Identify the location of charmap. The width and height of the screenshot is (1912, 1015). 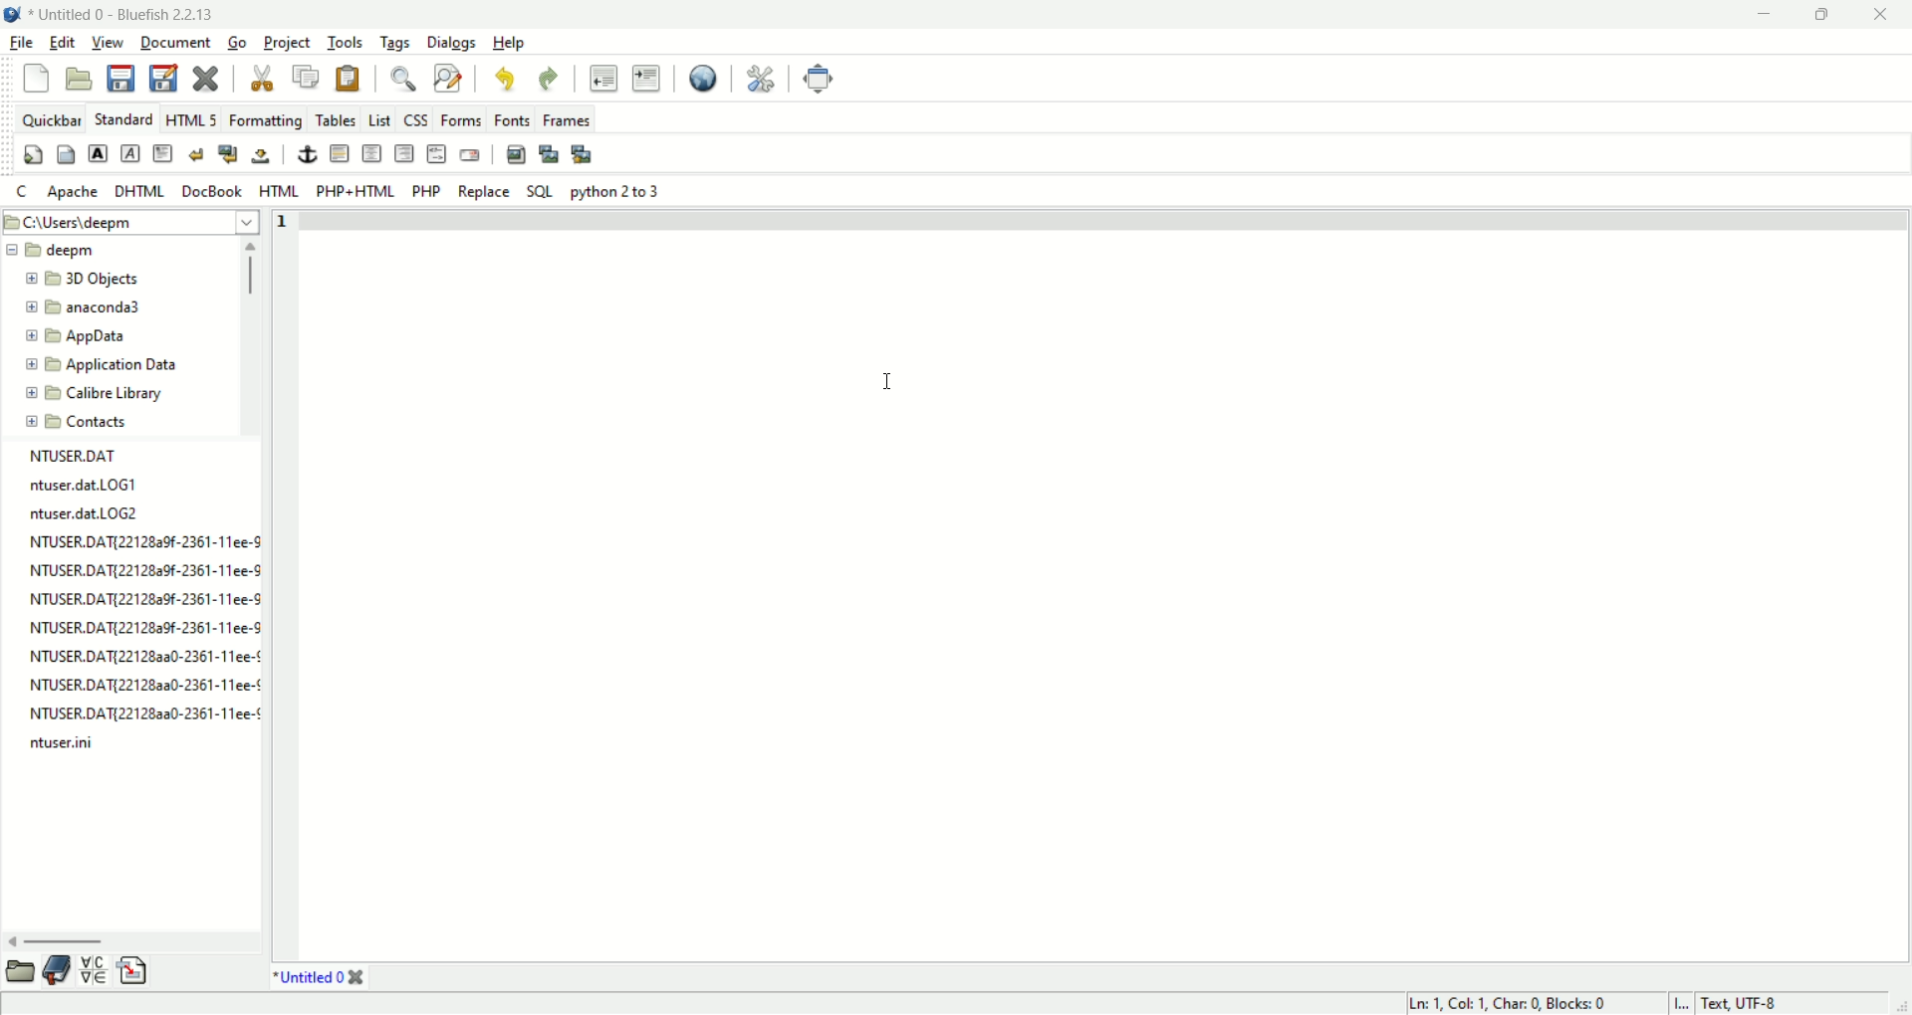
(95, 972).